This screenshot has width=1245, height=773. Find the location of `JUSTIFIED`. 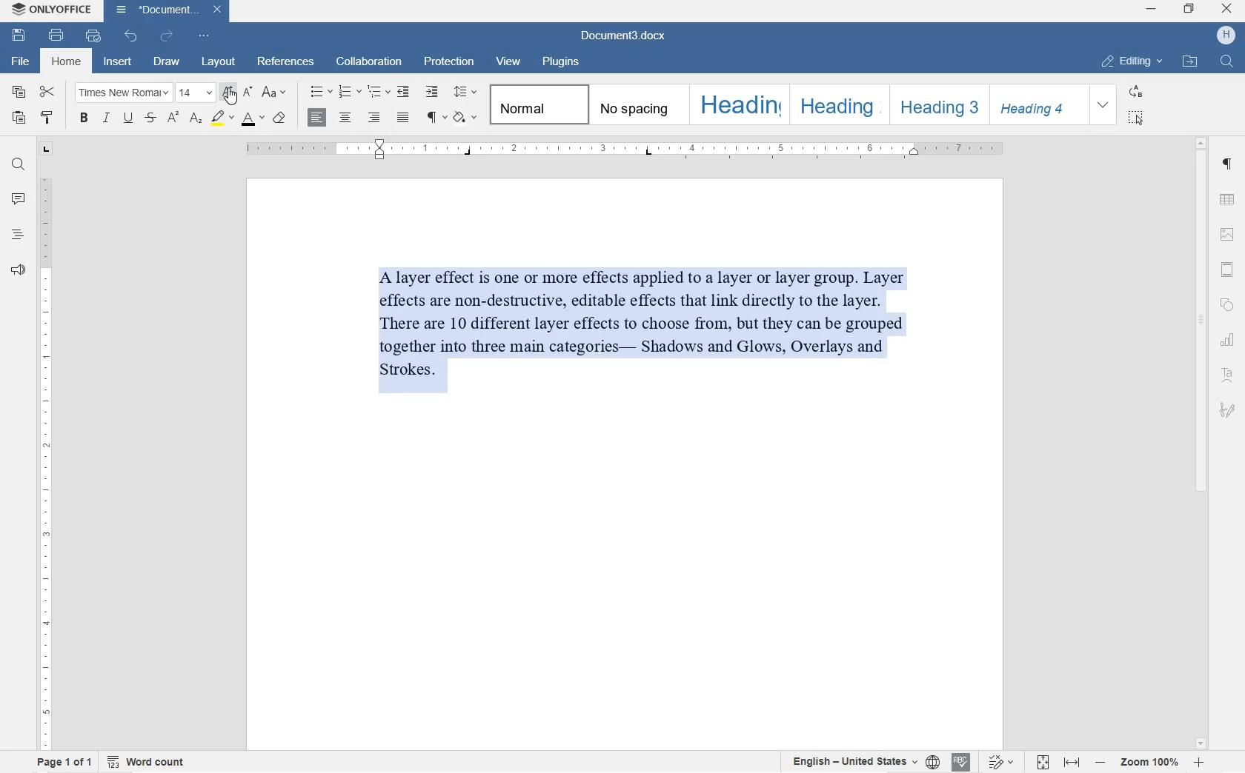

JUSTIFIED is located at coordinates (404, 117).